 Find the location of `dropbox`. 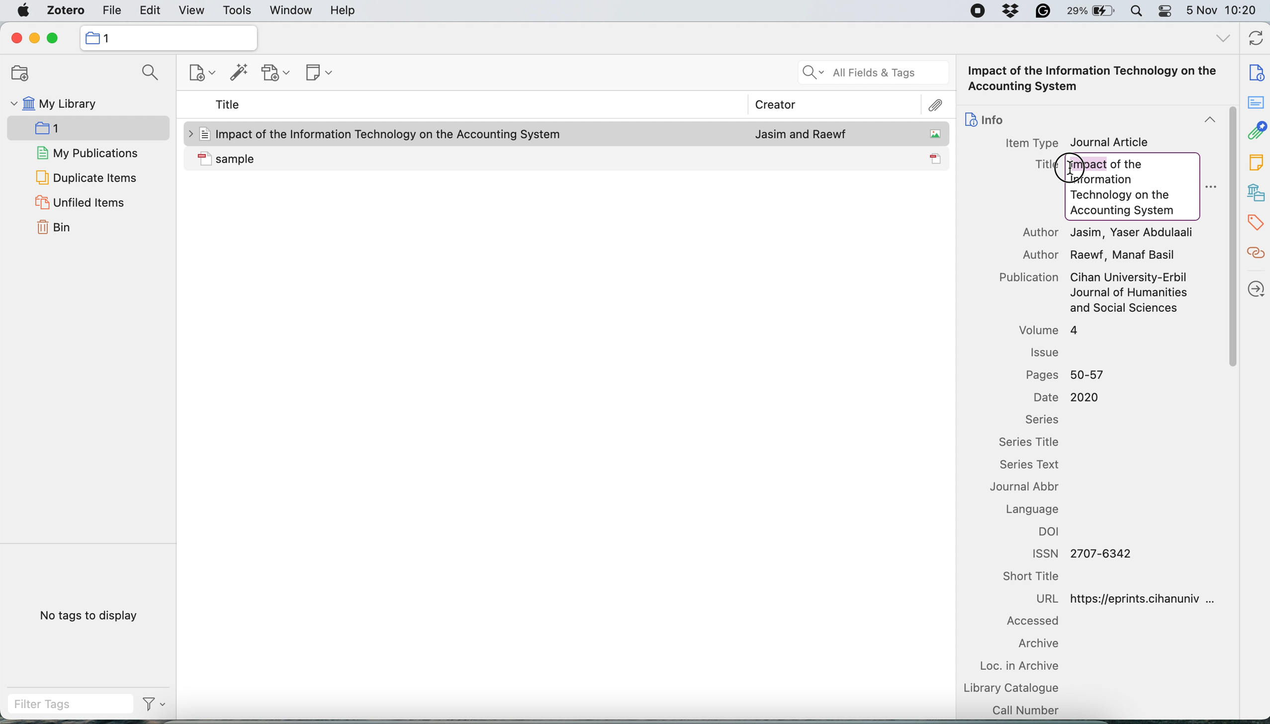

dropbox is located at coordinates (1011, 11).